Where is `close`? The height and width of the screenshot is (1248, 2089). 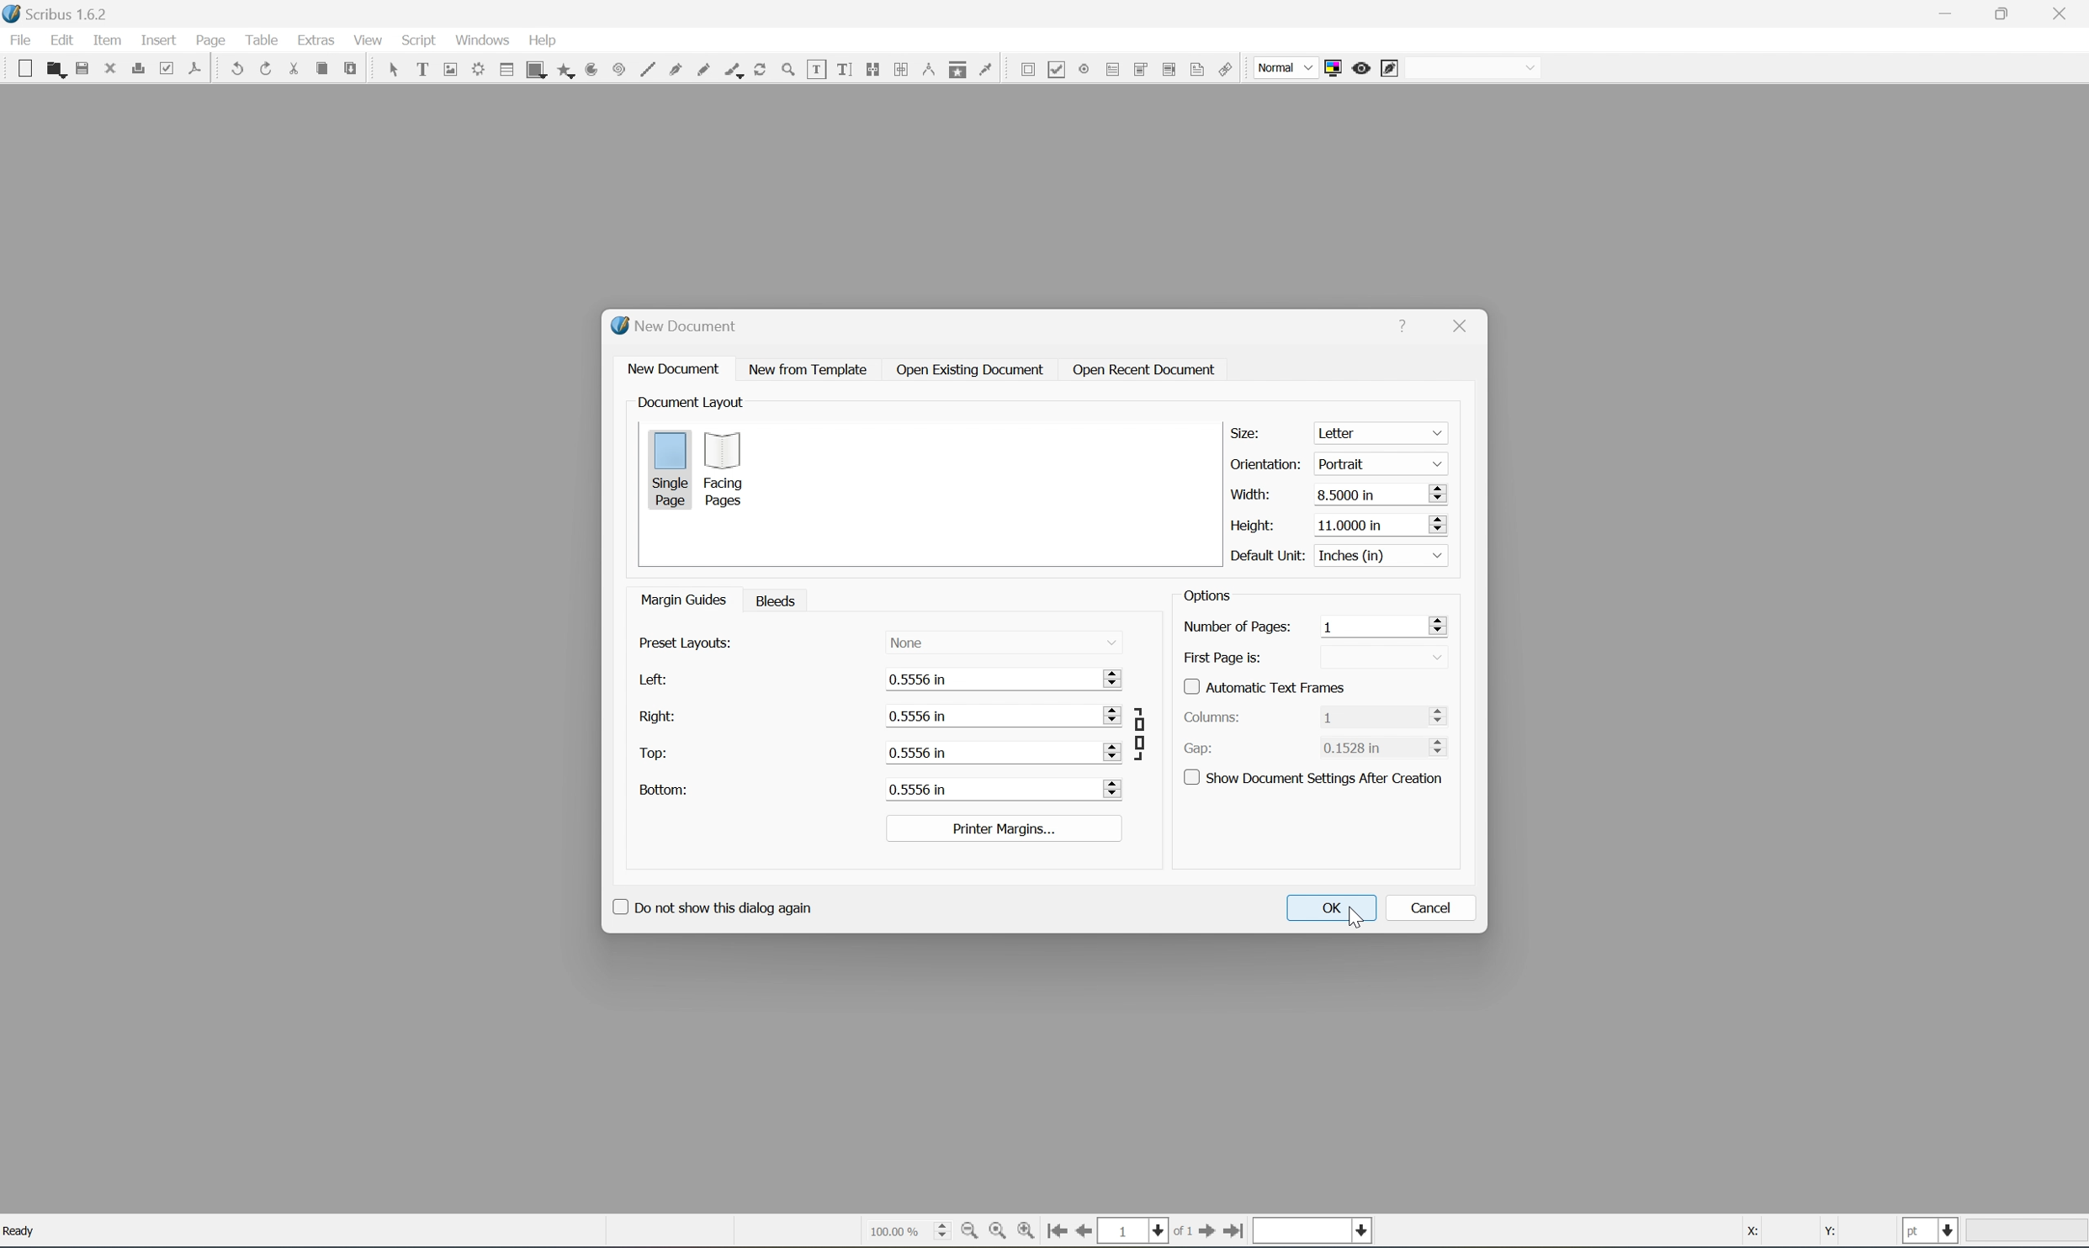
close is located at coordinates (109, 68).